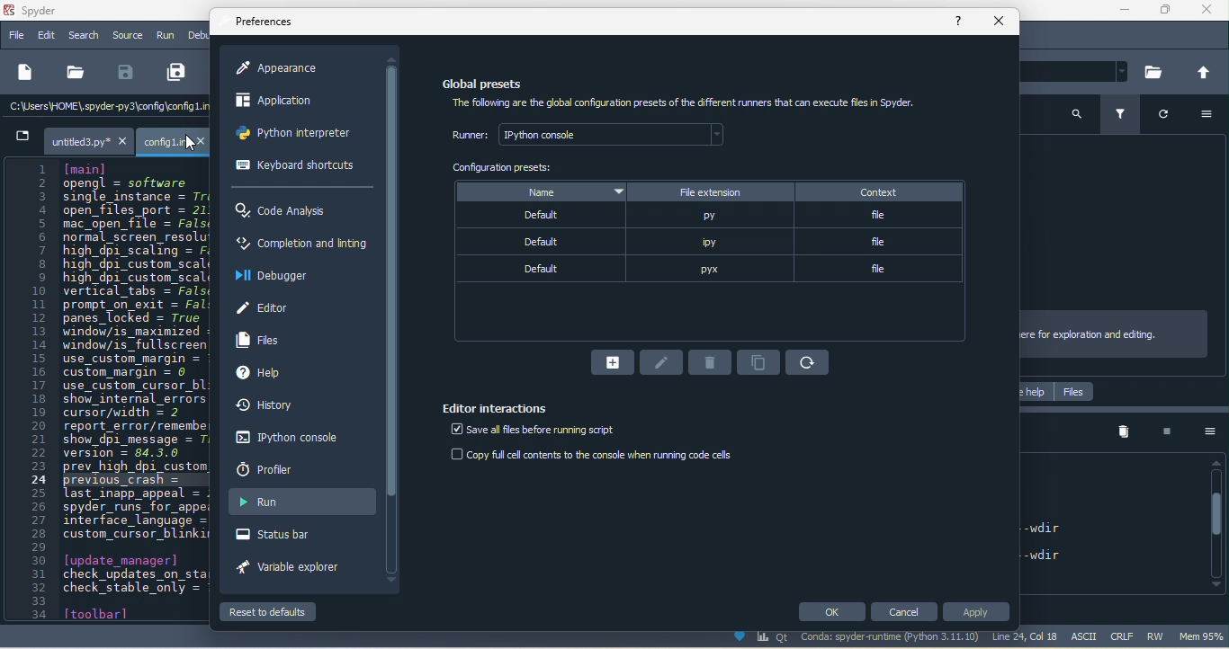 This screenshot has height=649, width=1229. I want to click on refresh, so click(1164, 118).